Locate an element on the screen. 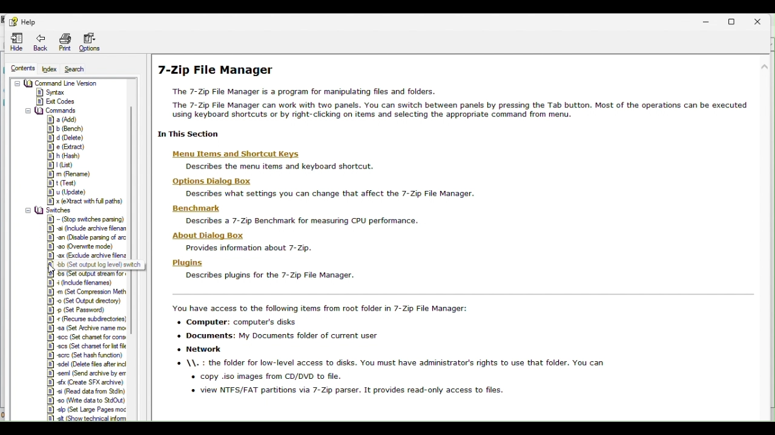  |&] scrc (Set hash function) is located at coordinates (84, 355).